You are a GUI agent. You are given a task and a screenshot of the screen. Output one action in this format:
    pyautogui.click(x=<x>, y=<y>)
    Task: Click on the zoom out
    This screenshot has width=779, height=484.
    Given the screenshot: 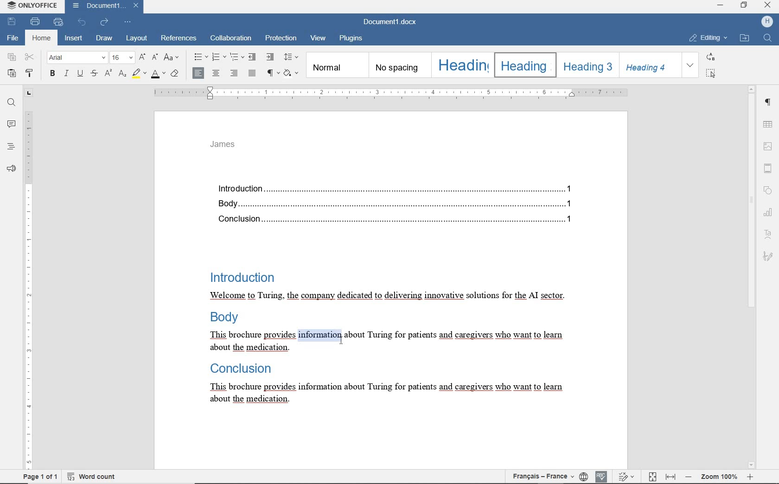 What is the action you would take?
    pyautogui.click(x=688, y=477)
    